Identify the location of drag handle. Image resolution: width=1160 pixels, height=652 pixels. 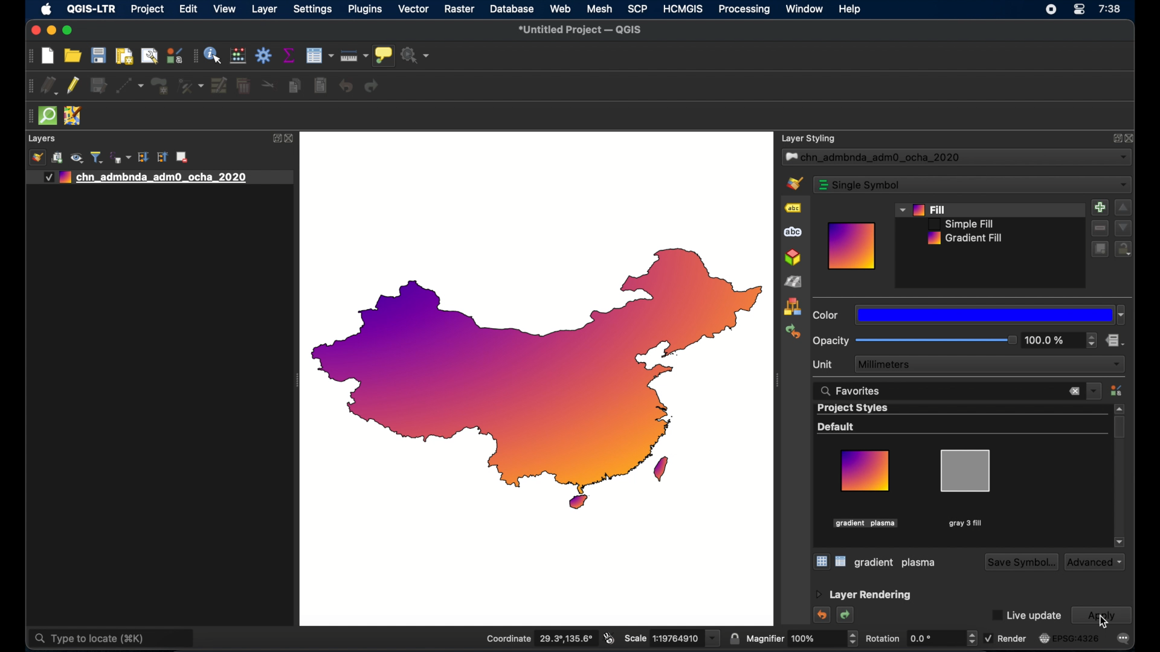
(777, 380).